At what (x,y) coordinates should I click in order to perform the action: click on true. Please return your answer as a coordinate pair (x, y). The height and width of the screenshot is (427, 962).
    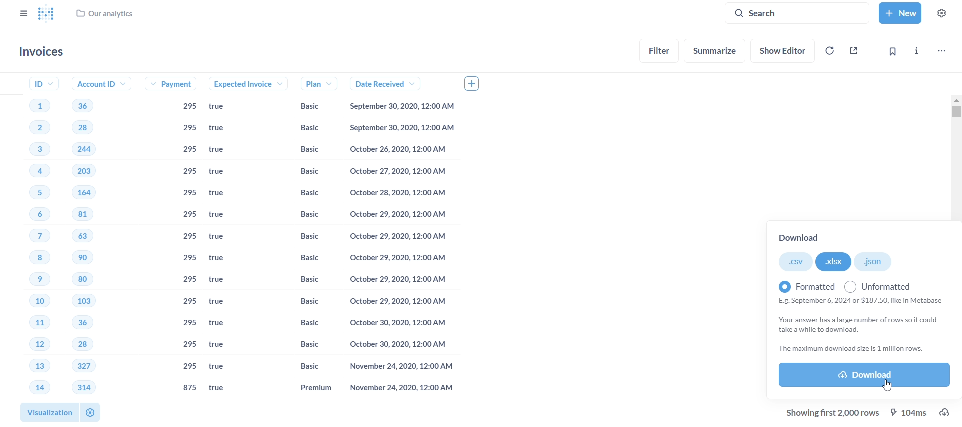
    Looking at the image, I should click on (222, 367).